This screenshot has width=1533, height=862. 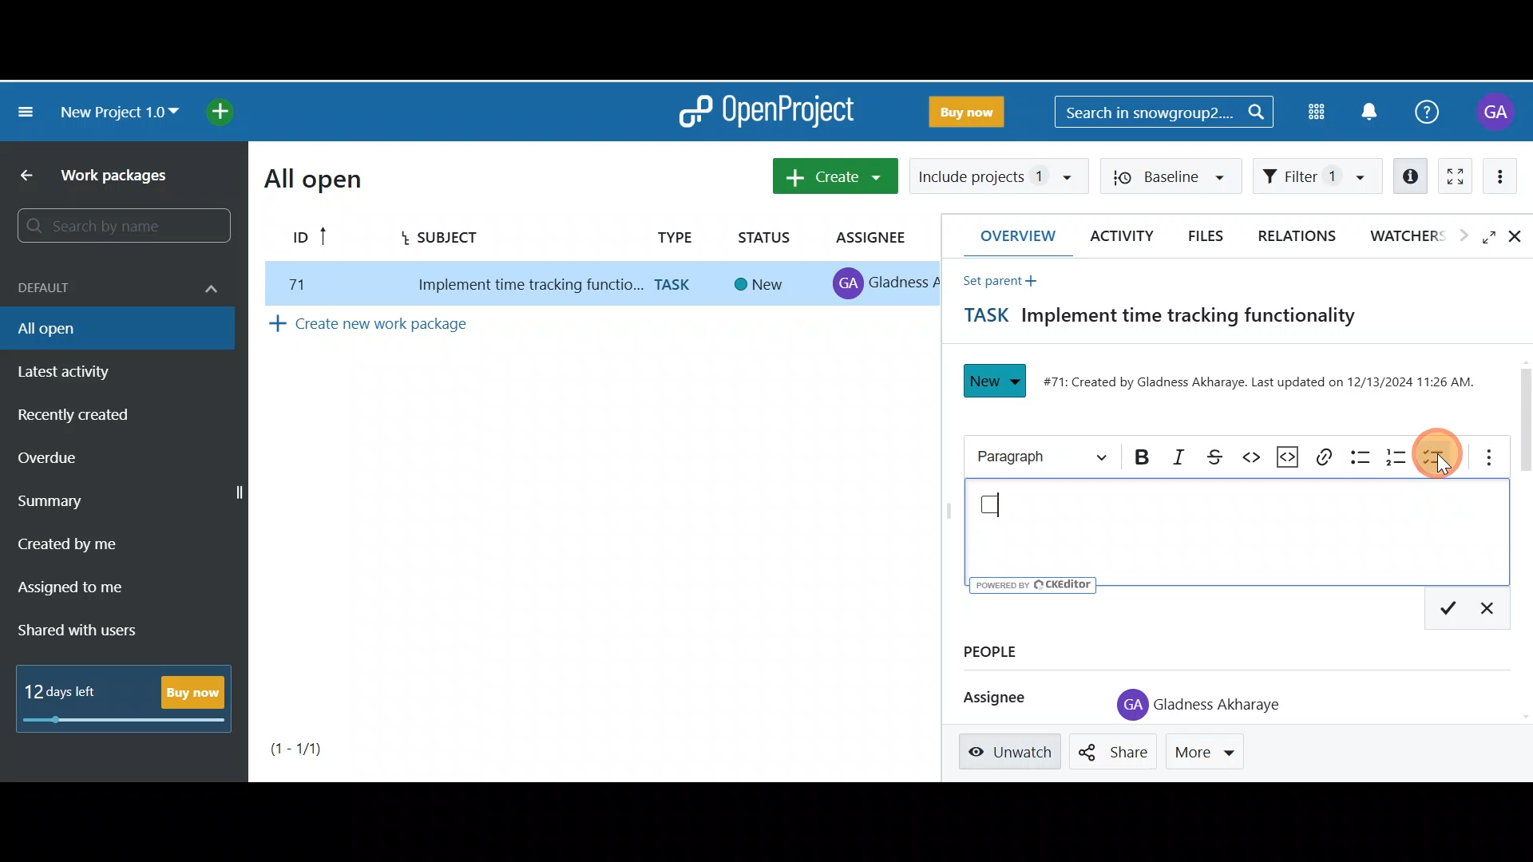 What do you see at coordinates (99, 331) in the screenshot?
I see `All open` at bounding box center [99, 331].